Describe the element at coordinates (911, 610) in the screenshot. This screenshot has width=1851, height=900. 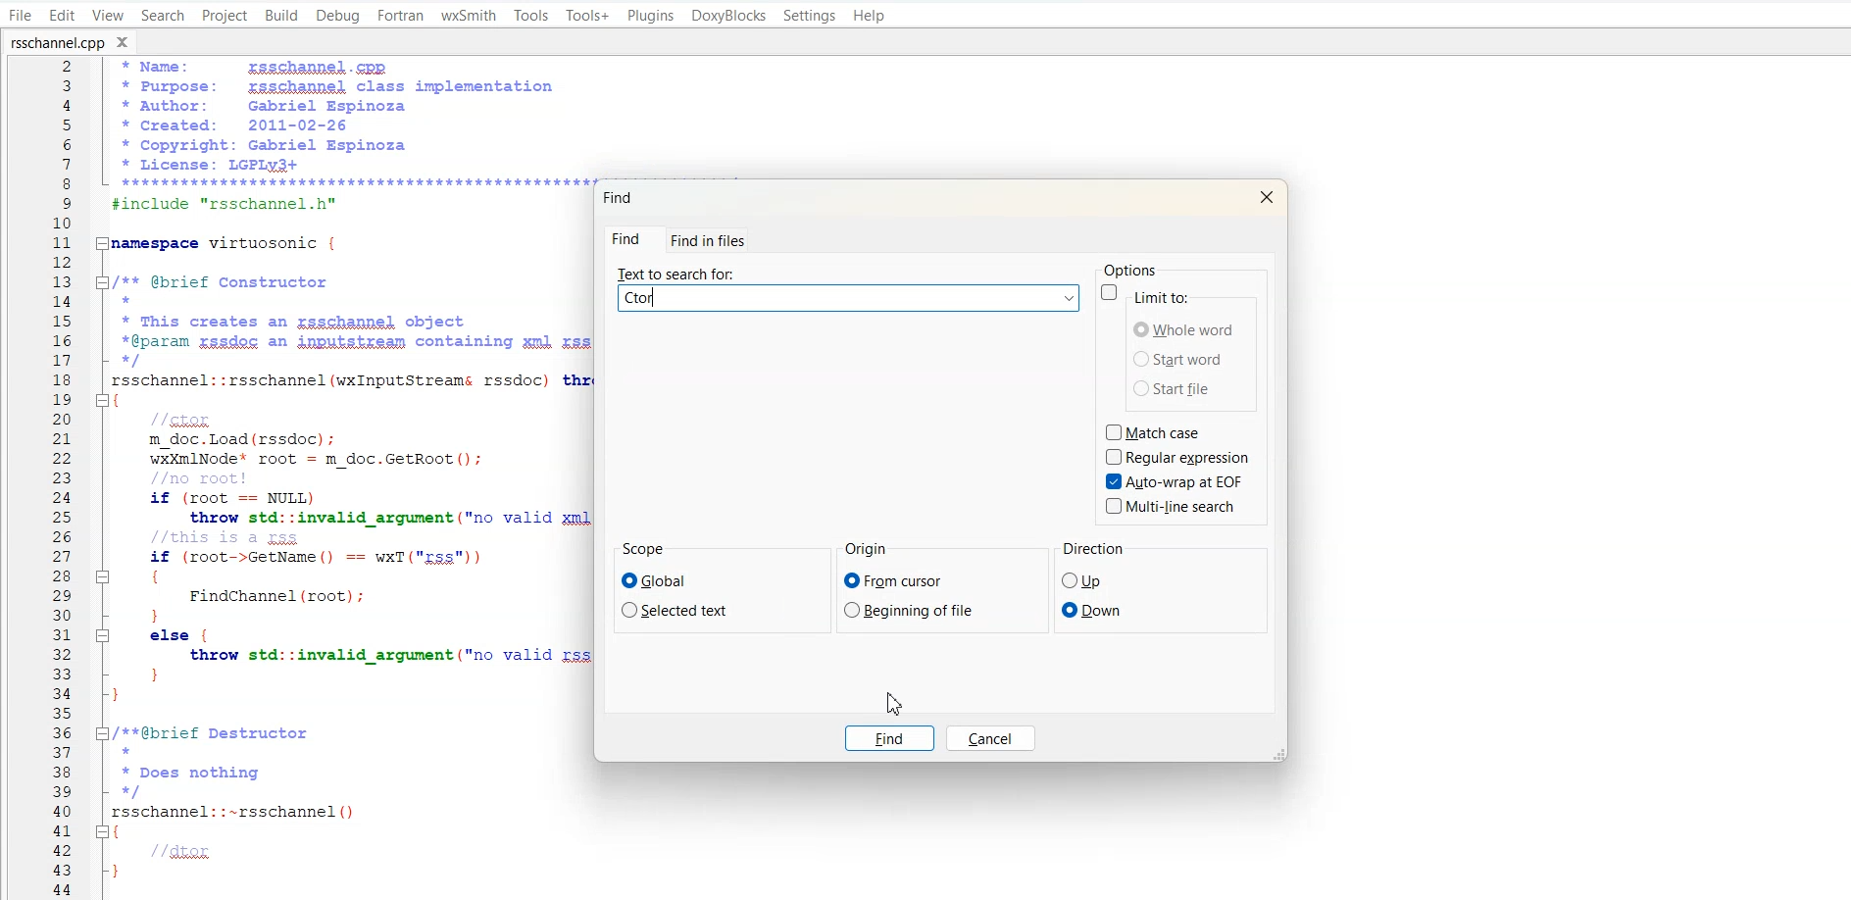
I see `Beginning of file` at that location.